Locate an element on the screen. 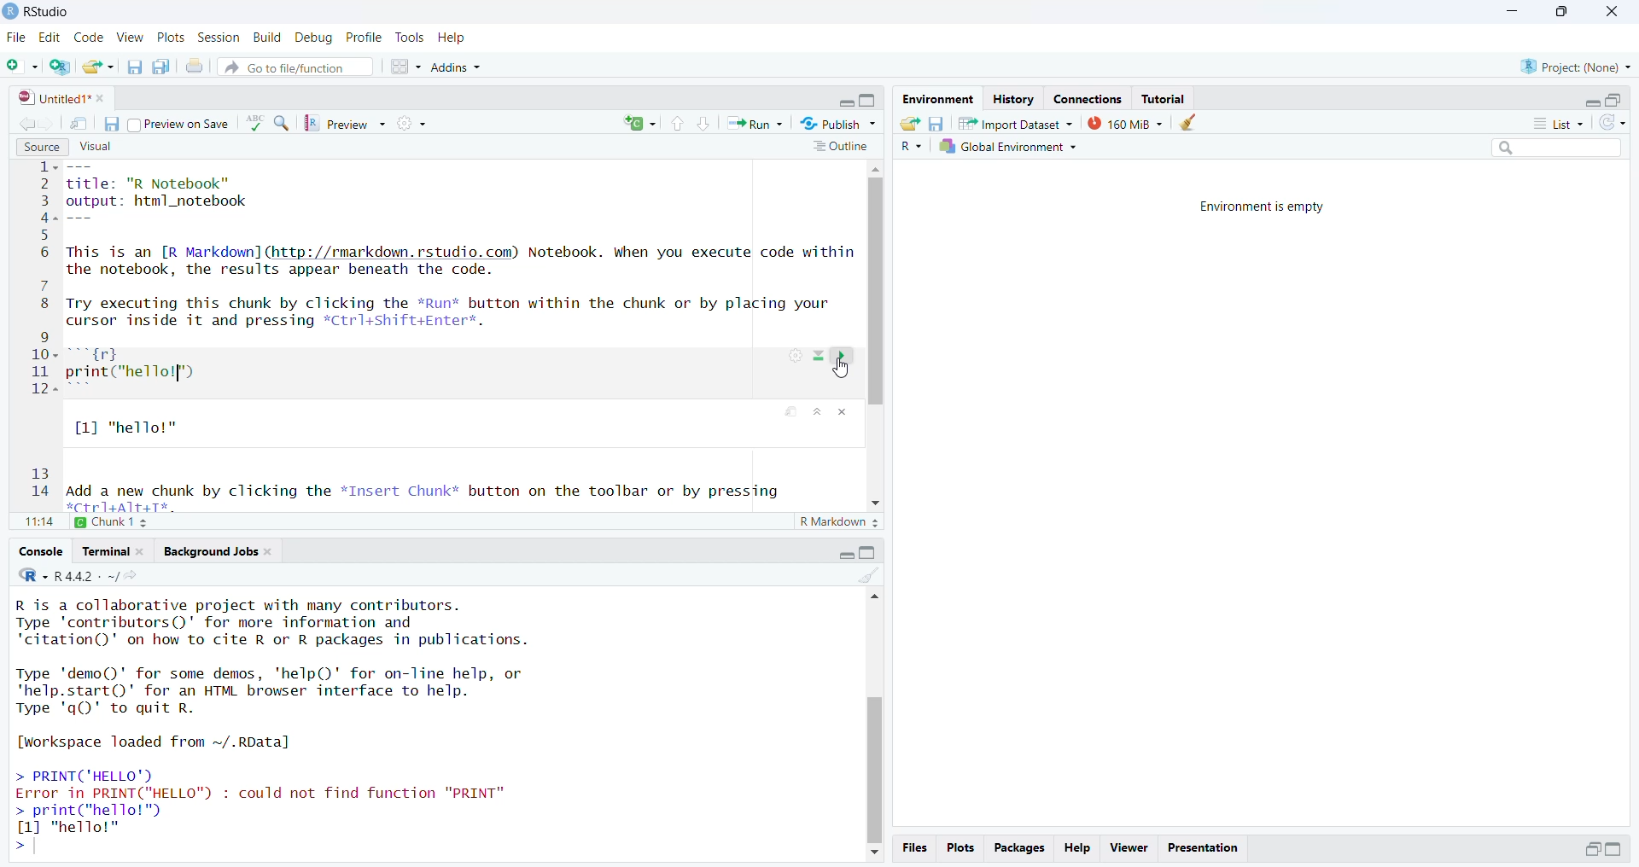  run is located at coordinates (755, 124).